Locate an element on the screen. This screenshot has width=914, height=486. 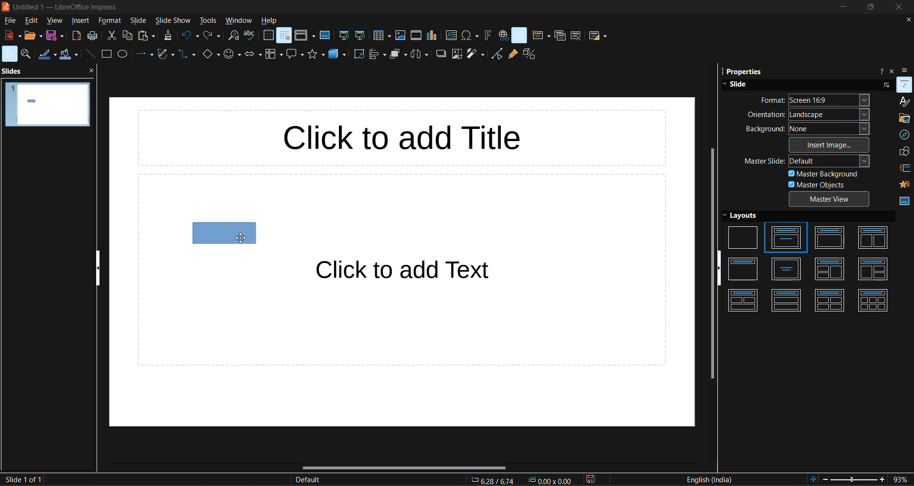
close sidebar is located at coordinates (893, 70).